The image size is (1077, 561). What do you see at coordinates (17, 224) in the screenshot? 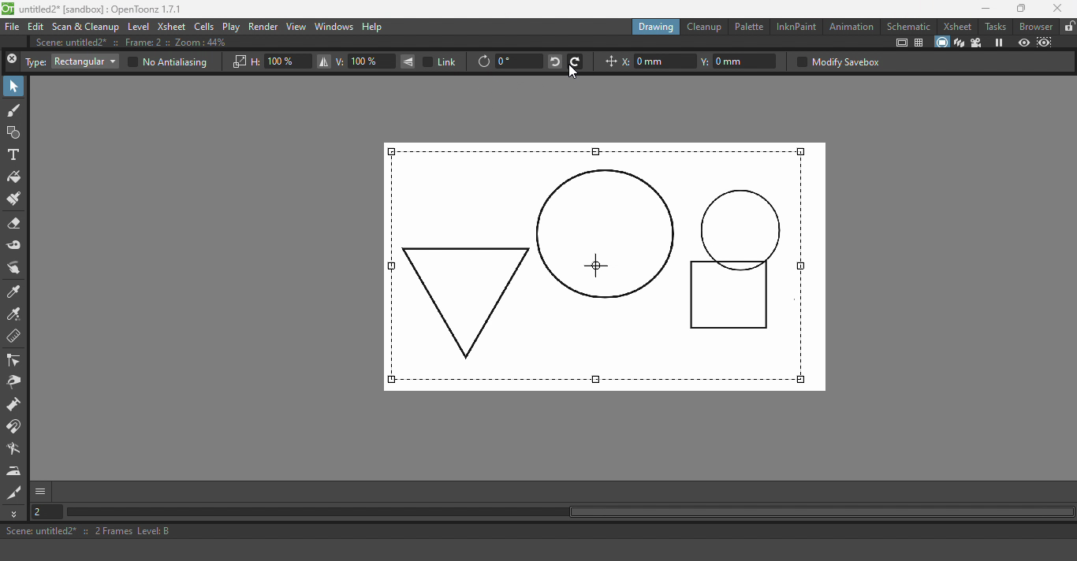
I see `Eraser tool` at bounding box center [17, 224].